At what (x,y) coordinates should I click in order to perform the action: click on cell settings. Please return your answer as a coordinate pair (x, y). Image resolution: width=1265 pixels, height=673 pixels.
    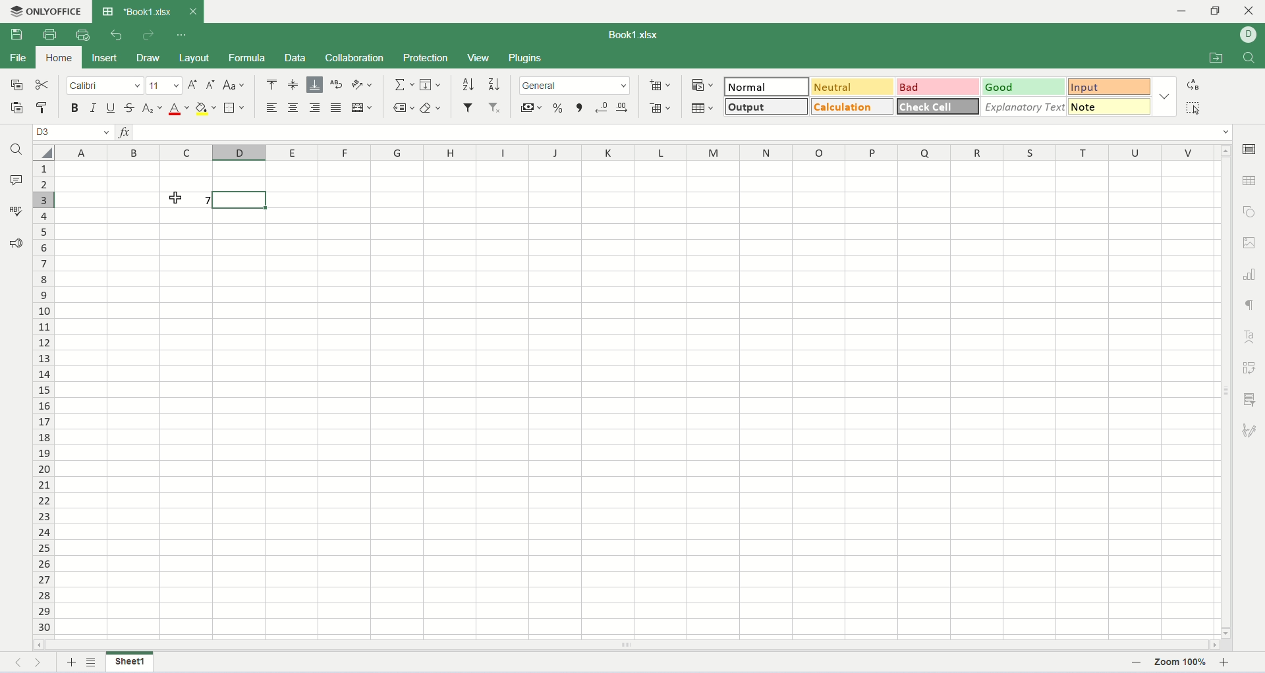
    Looking at the image, I should click on (1252, 147).